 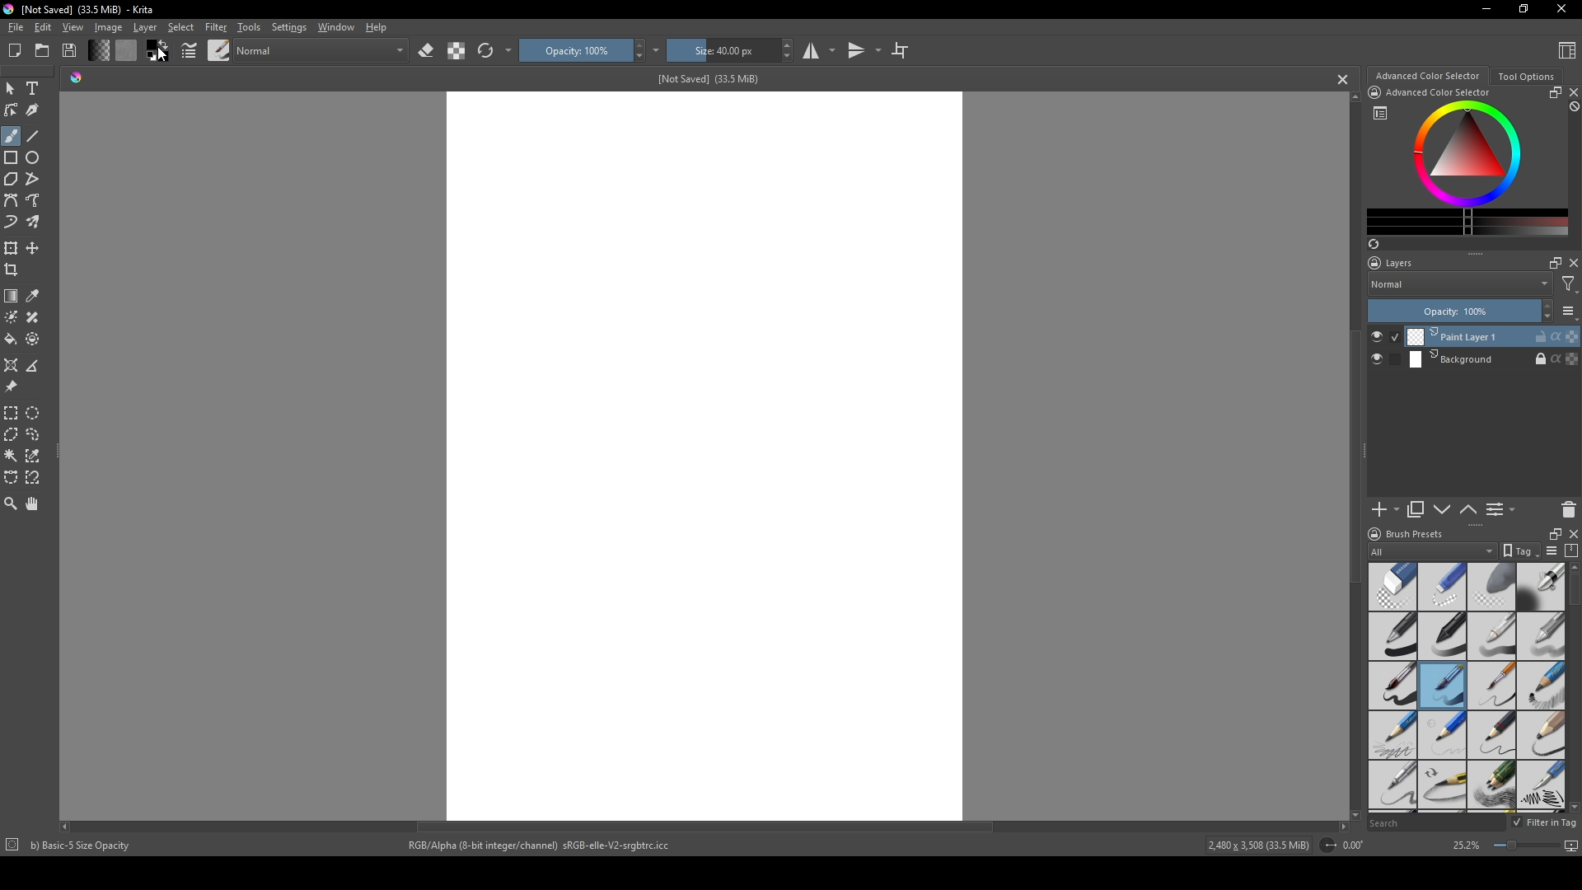 I want to click on change color, so click(x=1467, y=222).